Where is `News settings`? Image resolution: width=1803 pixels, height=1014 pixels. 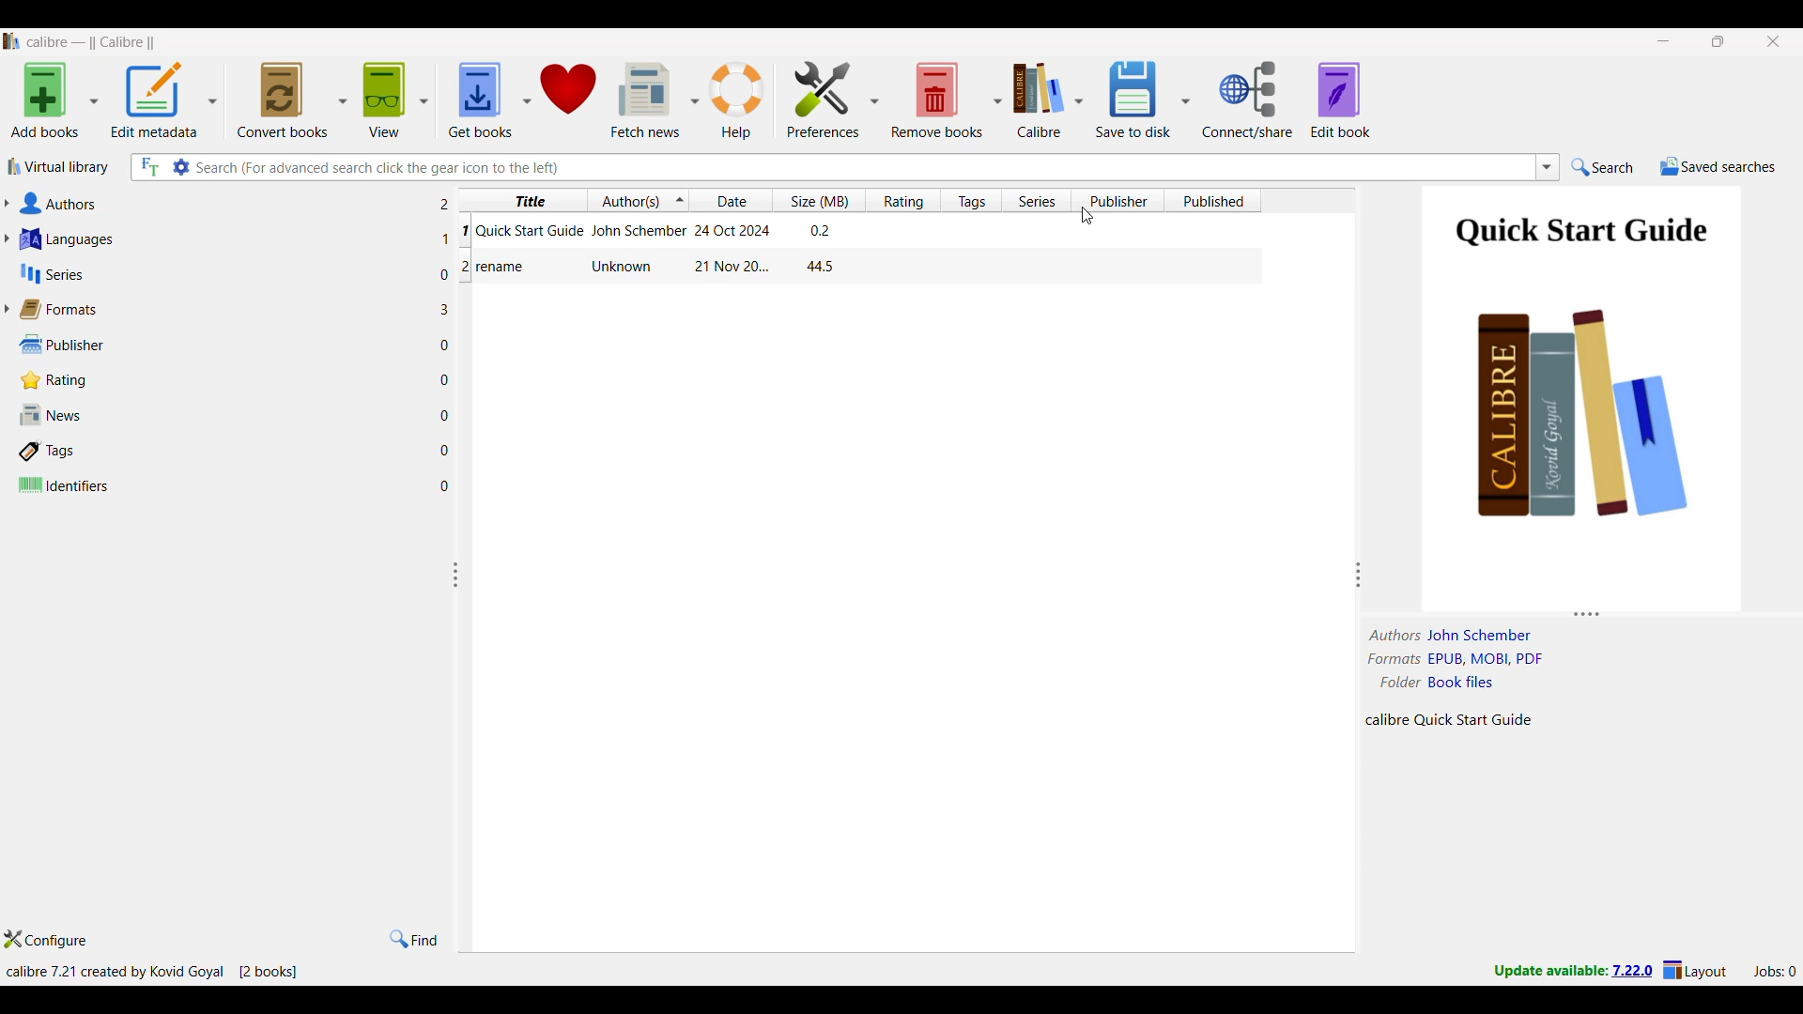
News settings is located at coordinates (655, 100).